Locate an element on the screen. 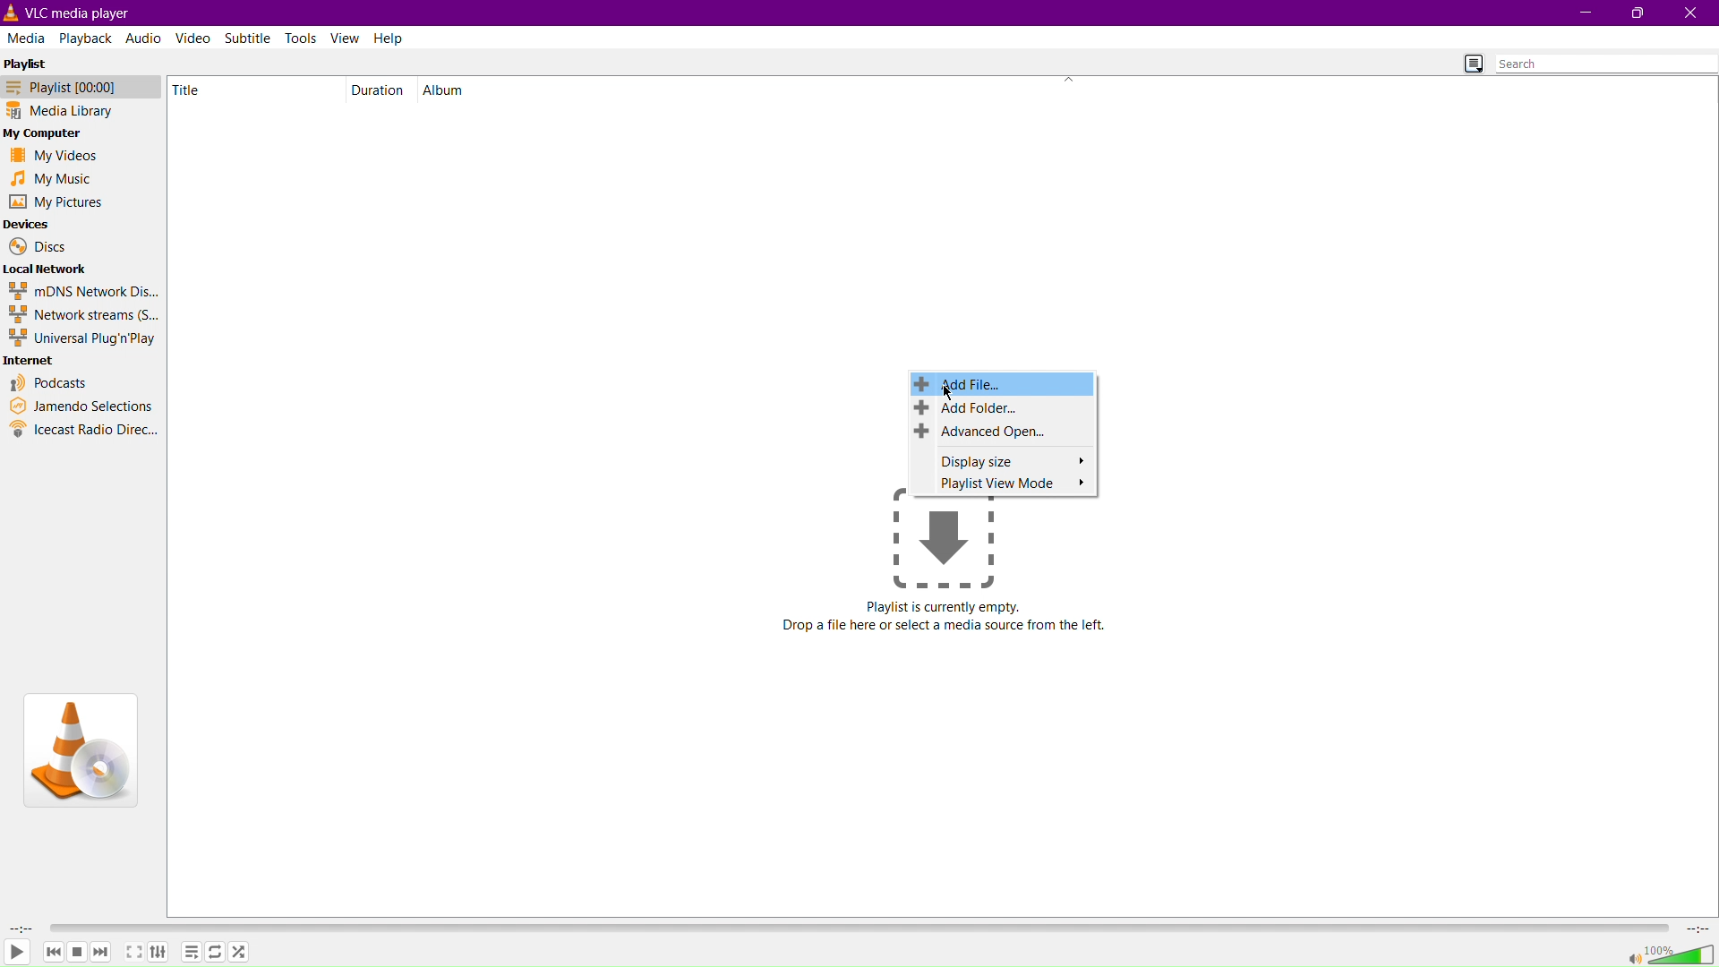  Tools is located at coordinates (304, 38).